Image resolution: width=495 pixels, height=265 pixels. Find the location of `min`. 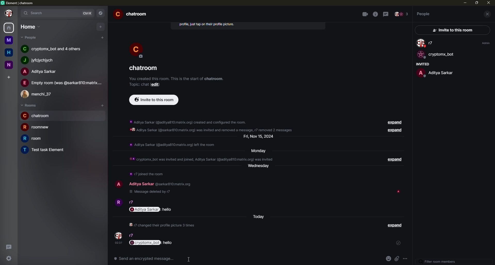

min is located at coordinates (464, 3).